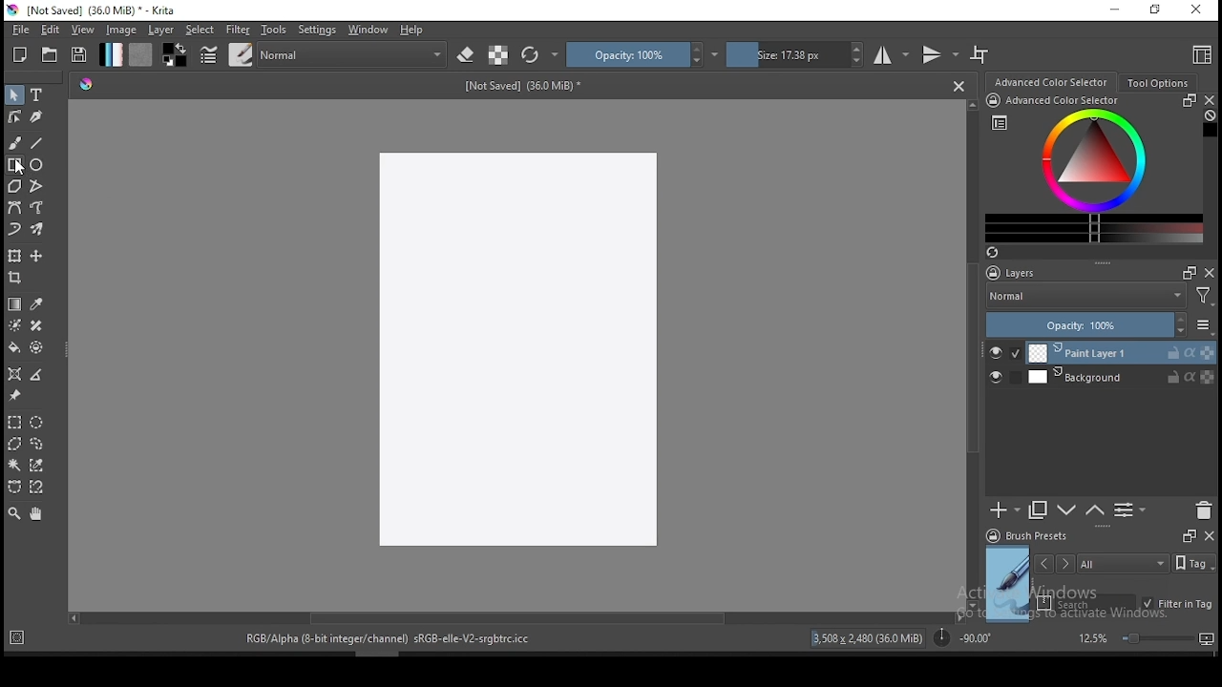 Image resolution: width=1222 pixels, height=687 pixels. What do you see at coordinates (1210, 117) in the screenshot?
I see `Clear` at bounding box center [1210, 117].